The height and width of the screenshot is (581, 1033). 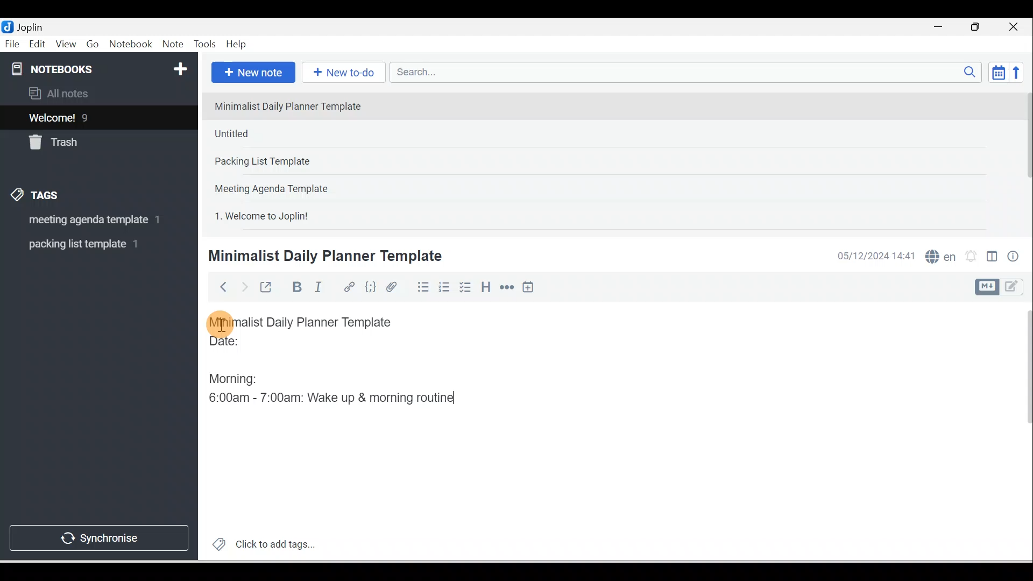 What do you see at coordinates (942, 28) in the screenshot?
I see `Minimise` at bounding box center [942, 28].